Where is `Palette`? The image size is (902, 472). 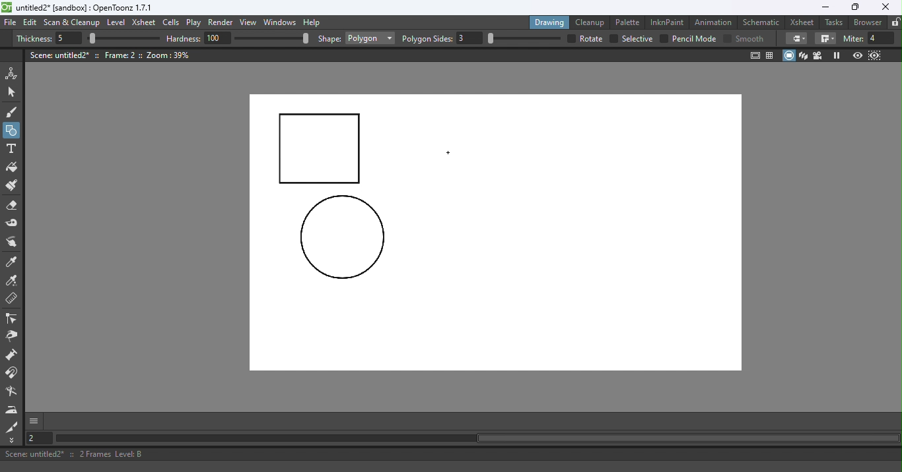 Palette is located at coordinates (629, 22).